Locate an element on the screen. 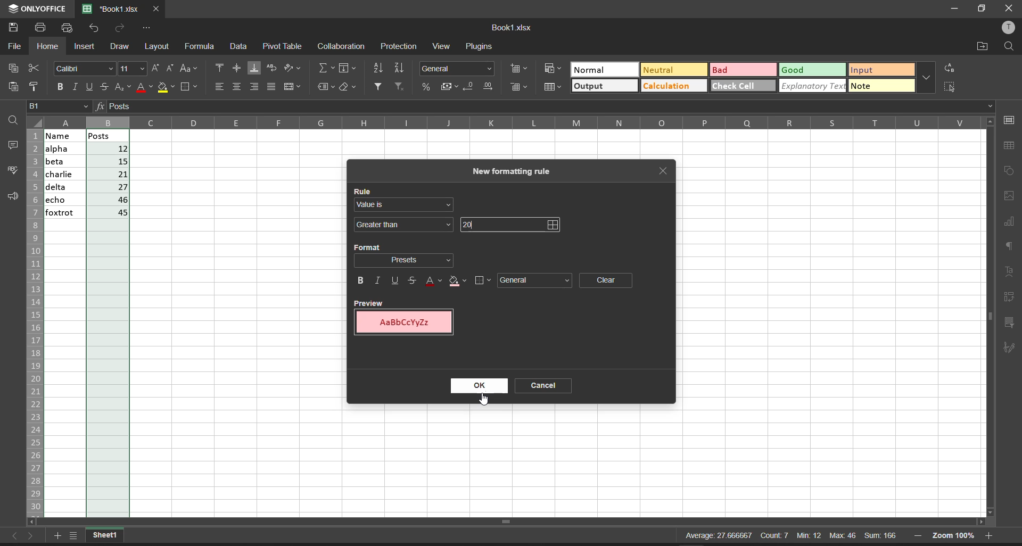 The width and height of the screenshot is (1022, 546). move to the sheet left is located at coordinates (10, 535).